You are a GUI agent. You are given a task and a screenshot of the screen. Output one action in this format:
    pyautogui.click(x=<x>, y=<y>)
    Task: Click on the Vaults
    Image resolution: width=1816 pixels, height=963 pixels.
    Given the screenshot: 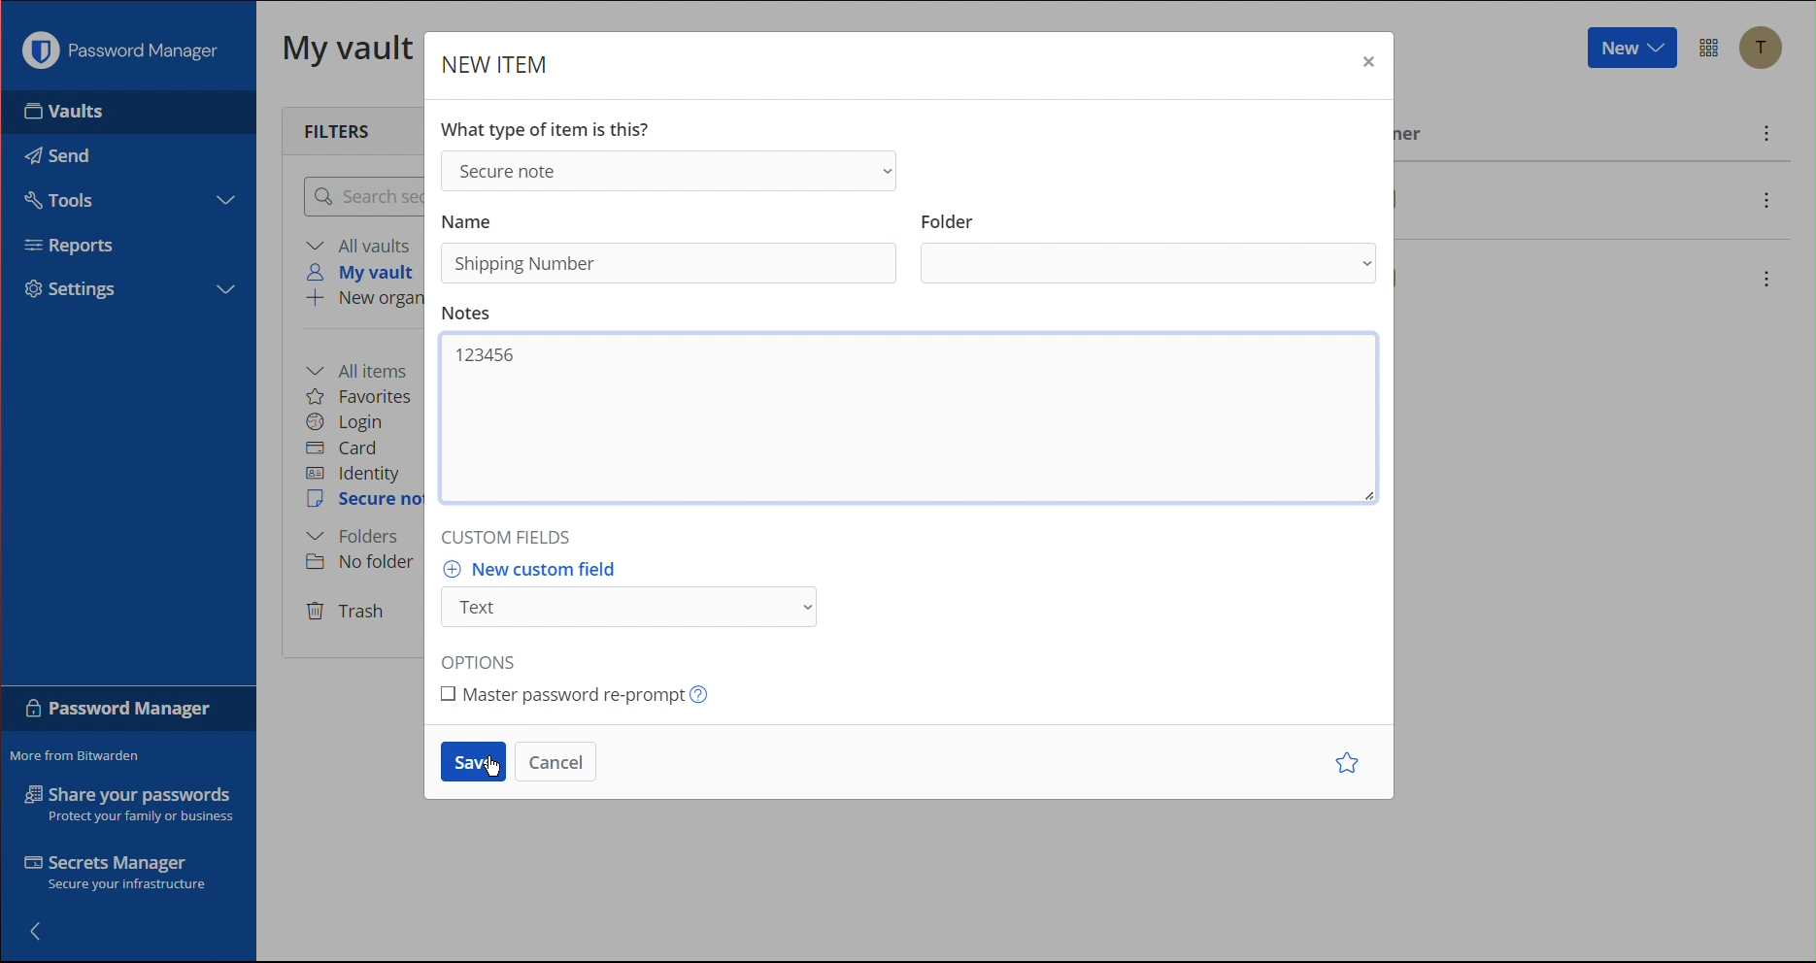 What is the action you would take?
    pyautogui.click(x=64, y=117)
    